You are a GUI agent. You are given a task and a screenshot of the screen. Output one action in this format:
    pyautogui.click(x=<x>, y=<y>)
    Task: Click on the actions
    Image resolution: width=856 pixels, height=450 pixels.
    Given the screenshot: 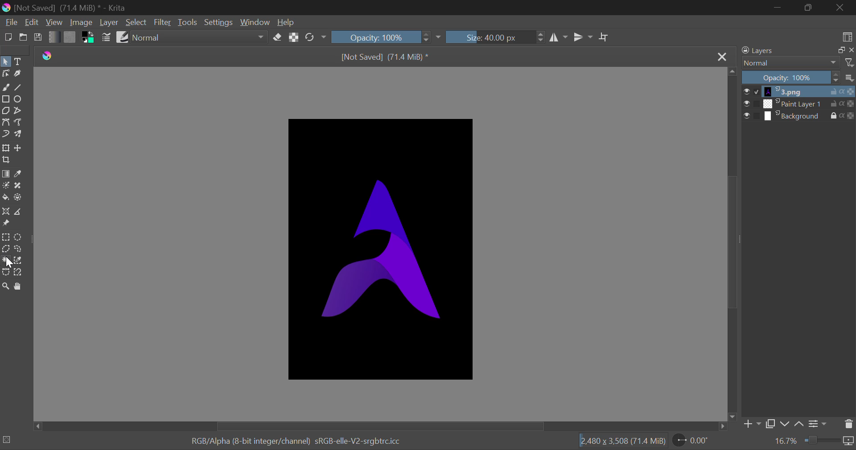 What is the action you would take?
    pyautogui.click(x=843, y=92)
    